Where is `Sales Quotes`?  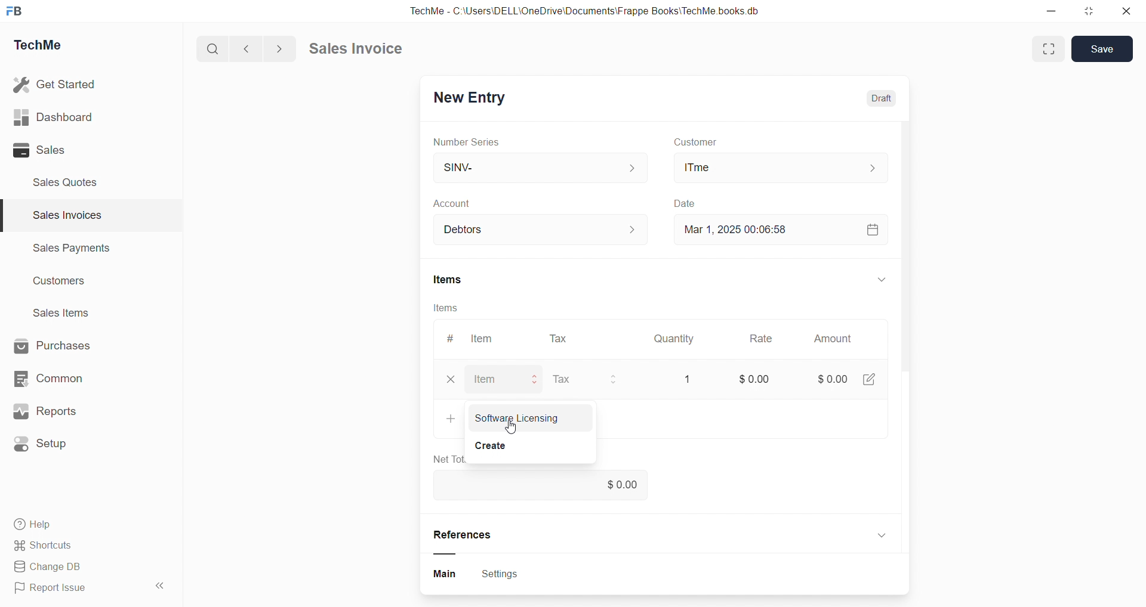
Sales Quotes is located at coordinates (70, 182).